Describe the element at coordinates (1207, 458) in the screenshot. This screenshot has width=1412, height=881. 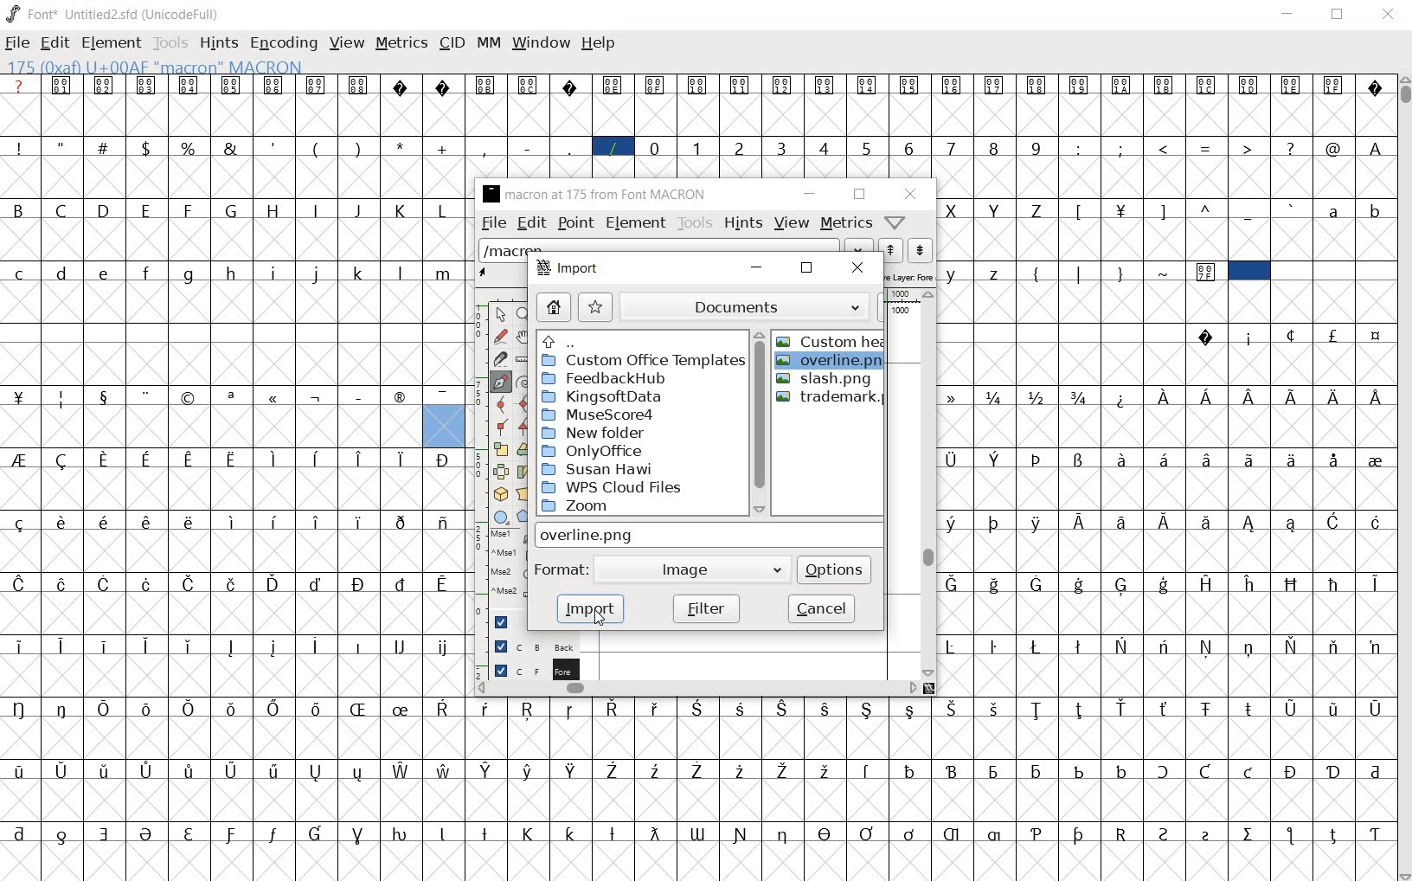
I see `Symbol` at that location.